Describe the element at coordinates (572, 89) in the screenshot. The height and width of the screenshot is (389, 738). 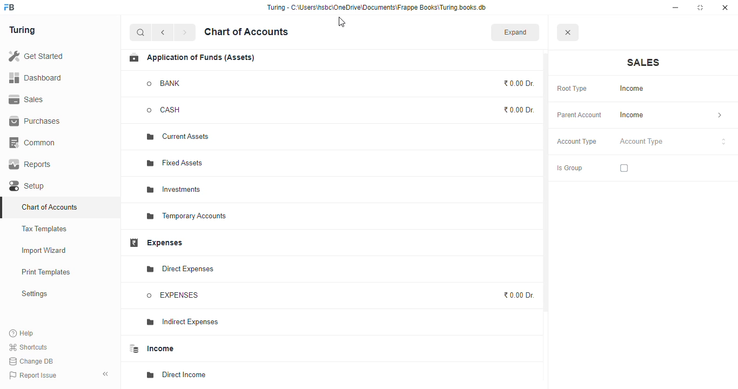
I see `root type` at that location.